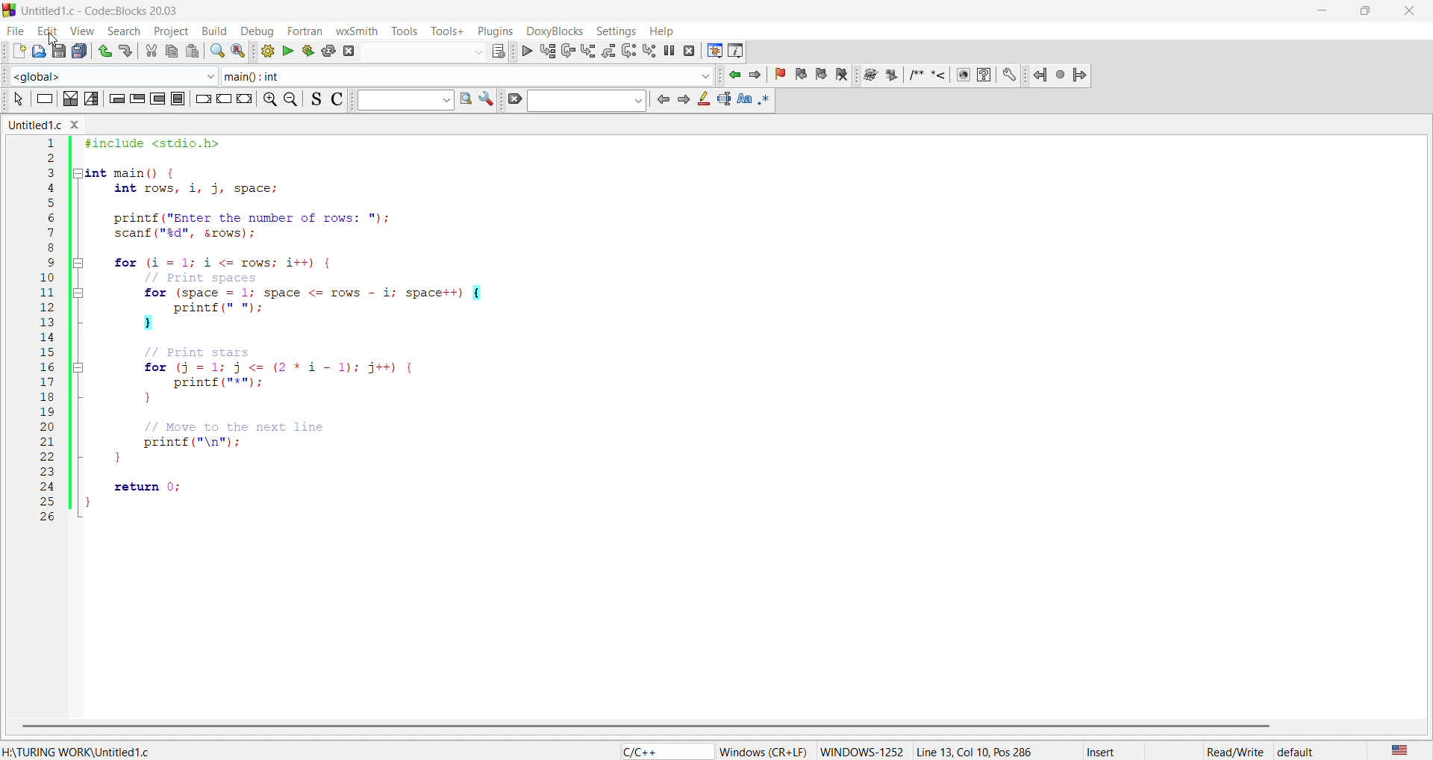 This screenshot has height=760, width=1433. Describe the element at coordinates (1081, 76) in the screenshot. I see `jump forward` at that location.